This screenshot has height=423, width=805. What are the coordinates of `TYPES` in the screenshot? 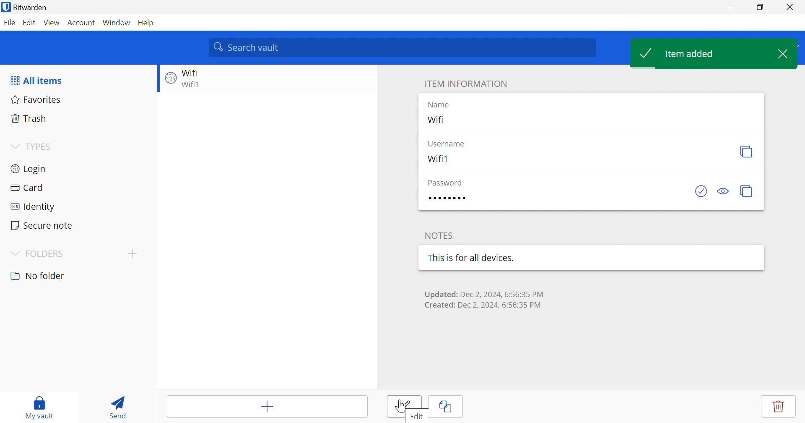 It's located at (41, 148).